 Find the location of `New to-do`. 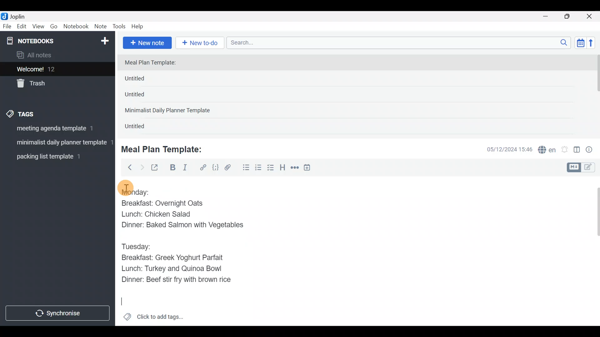

New to-do is located at coordinates (201, 43).